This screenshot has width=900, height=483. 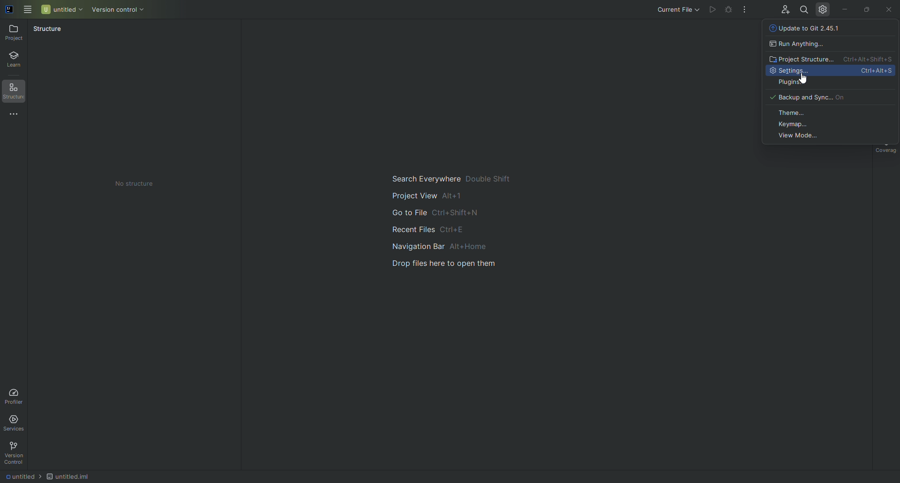 What do you see at coordinates (745, 9) in the screenshot?
I see `More Actions` at bounding box center [745, 9].